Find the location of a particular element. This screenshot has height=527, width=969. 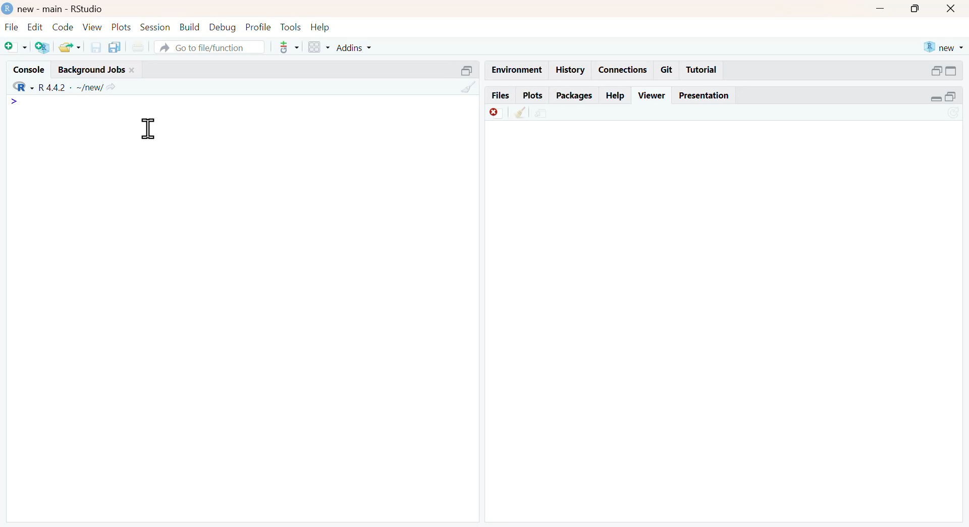

add R file is located at coordinates (43, 47).